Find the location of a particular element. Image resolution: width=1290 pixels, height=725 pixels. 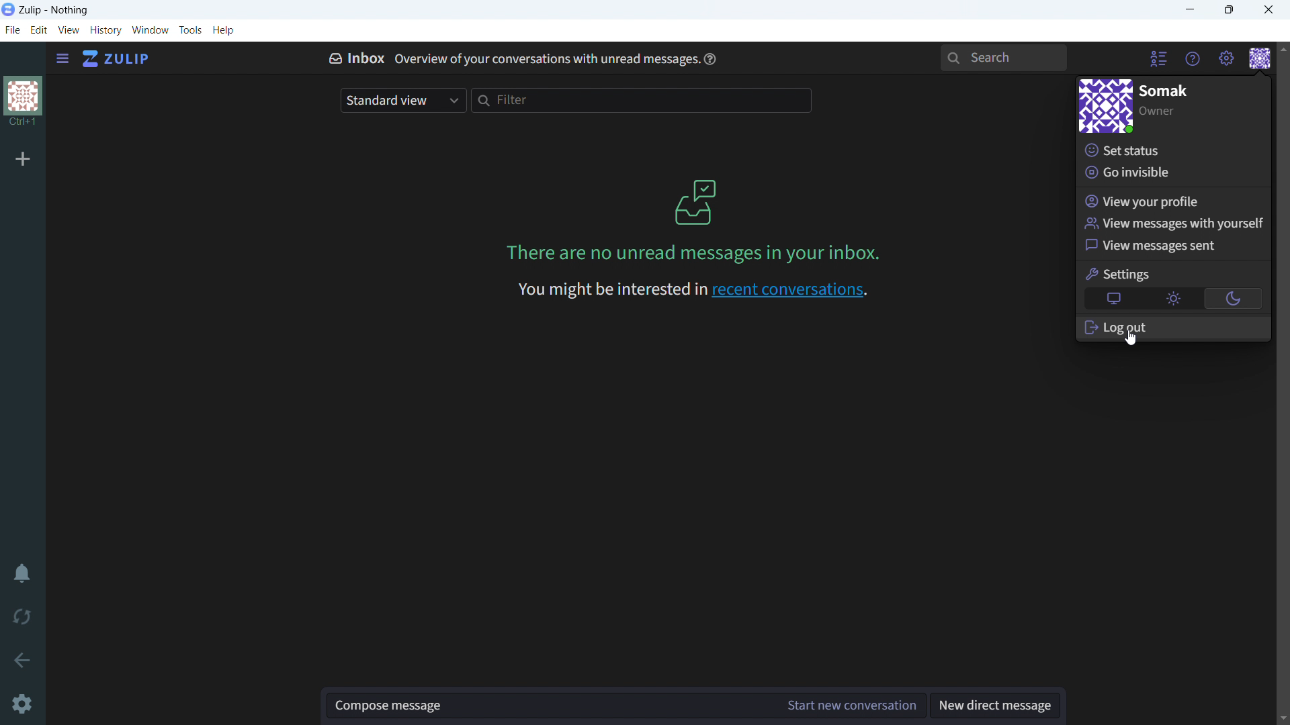

light theme is located at coordinates (1172, 298).